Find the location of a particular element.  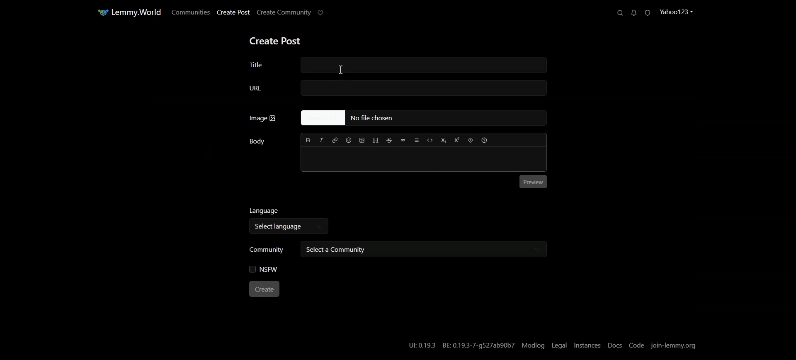

Language is located at coordinates (290, 212).